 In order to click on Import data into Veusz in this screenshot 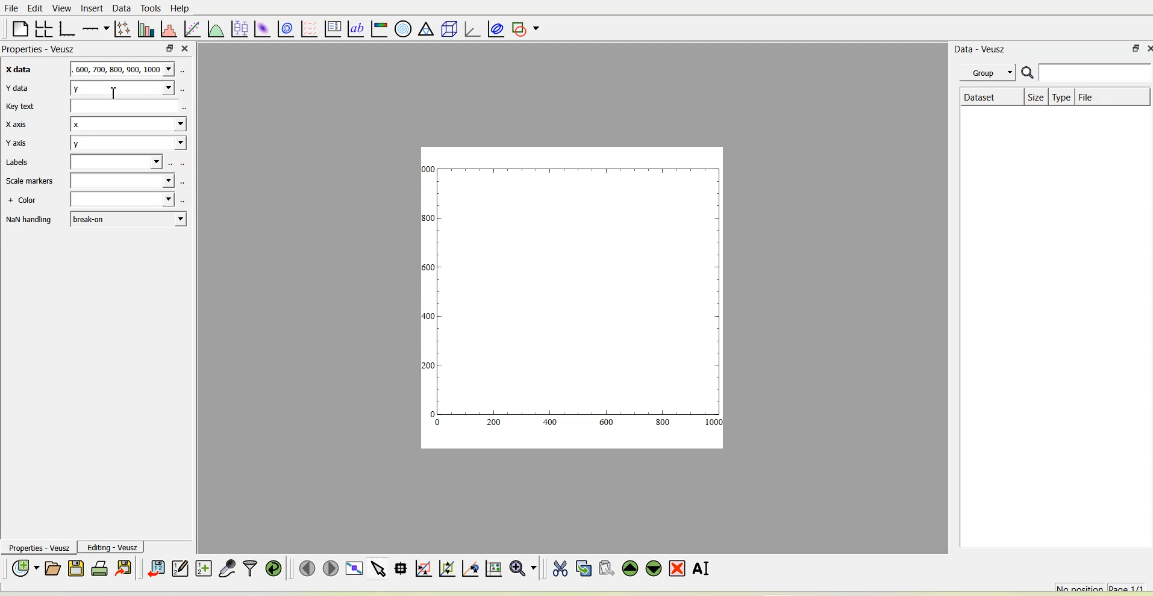, I will do `click(156, 568)`.